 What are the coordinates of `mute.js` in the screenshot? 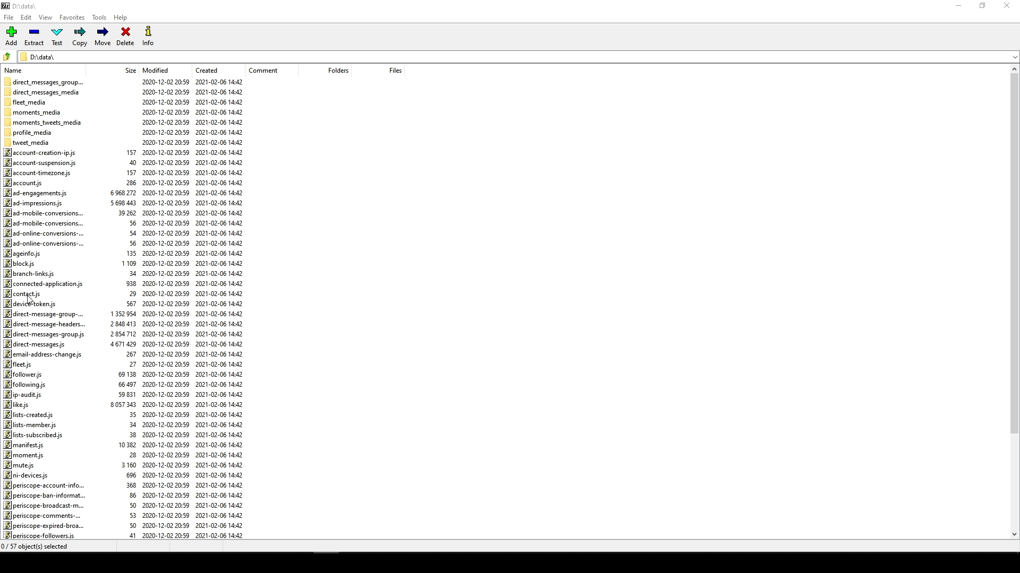 It's located at (20, 464).